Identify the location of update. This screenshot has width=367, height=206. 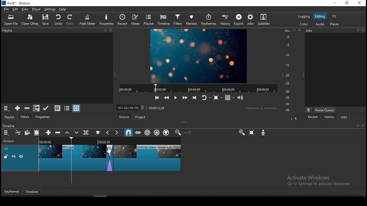
(46, 108).